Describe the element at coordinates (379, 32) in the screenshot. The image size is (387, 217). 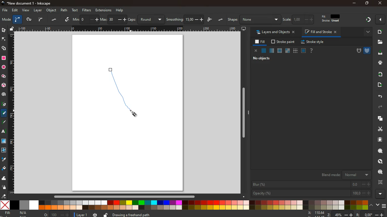
I see `document` at that location.